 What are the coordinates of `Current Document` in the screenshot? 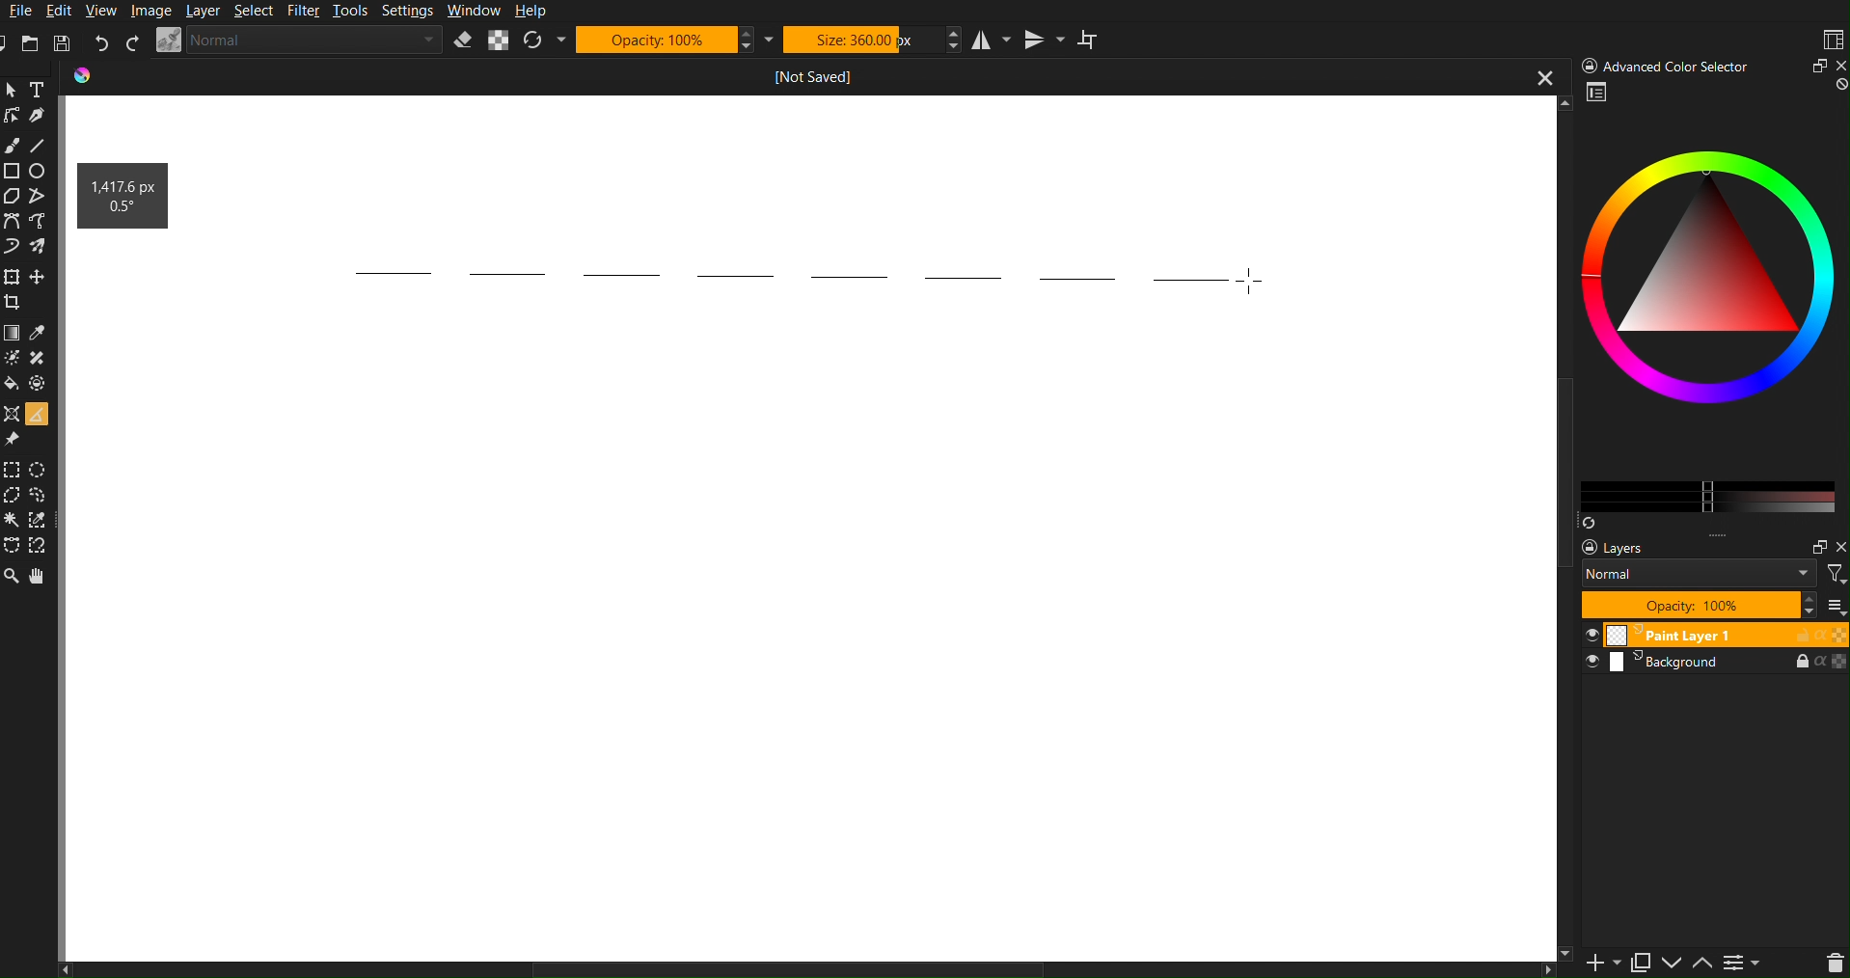 It's located at (816, 74).